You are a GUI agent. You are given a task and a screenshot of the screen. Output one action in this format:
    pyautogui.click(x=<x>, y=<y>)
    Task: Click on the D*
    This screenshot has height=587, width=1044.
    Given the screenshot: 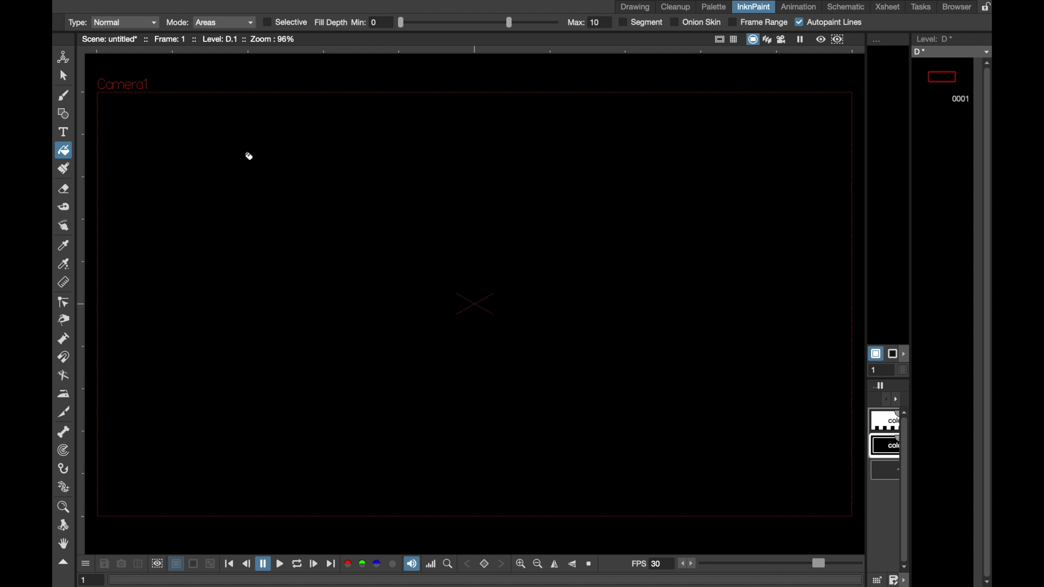 What is the action you would take?
    pyautogui.click(x=952, y=52)
    